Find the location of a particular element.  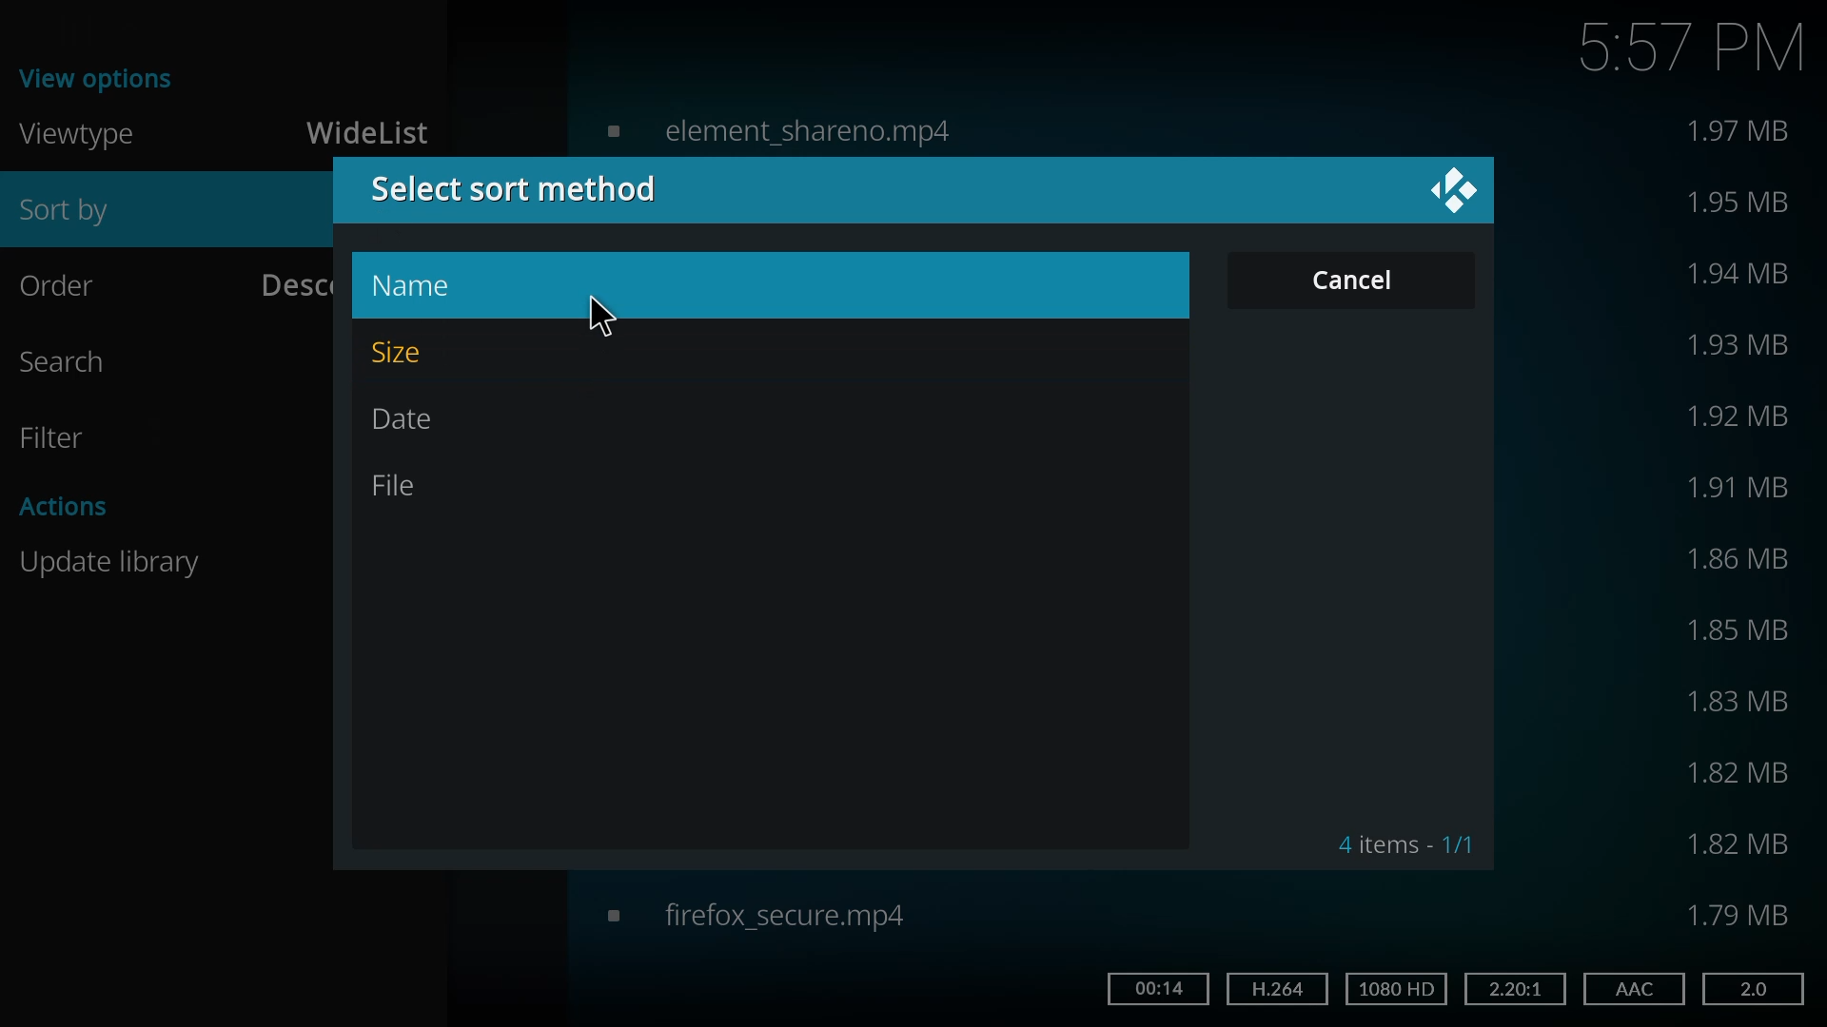

viewtype is located at coordinates (82, 133).